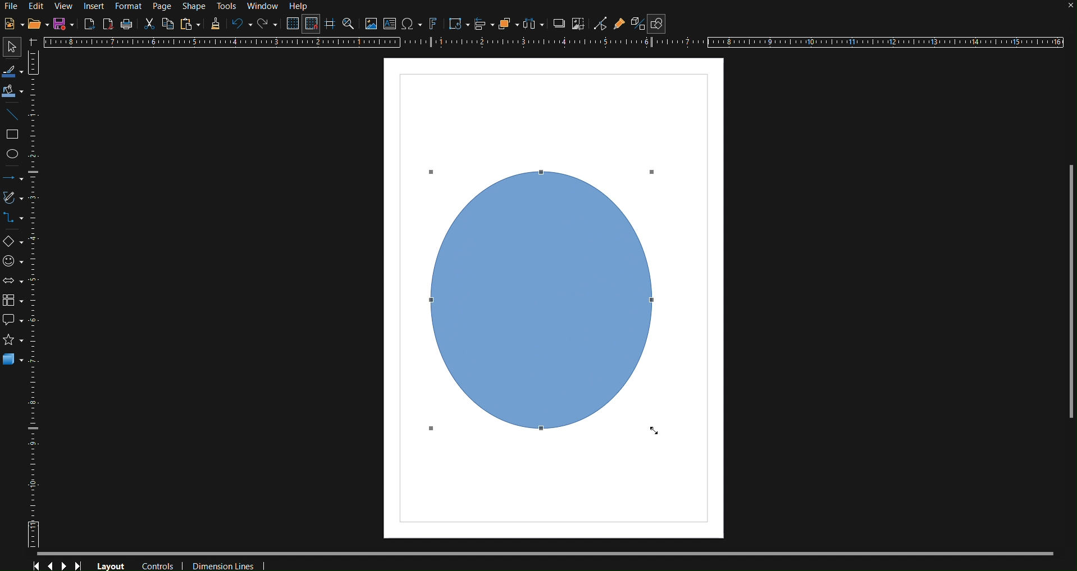  What do you see at coordinates (1070, 291) in the screenshot?
I see `Scrollbar` at bounding box center [1070, 291].